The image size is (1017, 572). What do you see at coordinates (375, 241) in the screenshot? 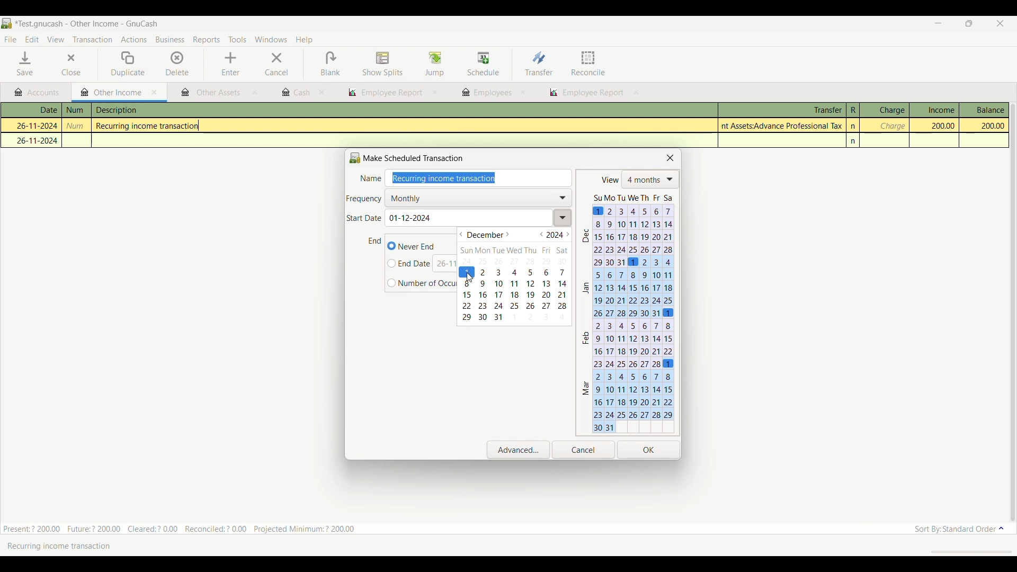
I see `Indicates end date of transaction` at bounding box center [375, 241].